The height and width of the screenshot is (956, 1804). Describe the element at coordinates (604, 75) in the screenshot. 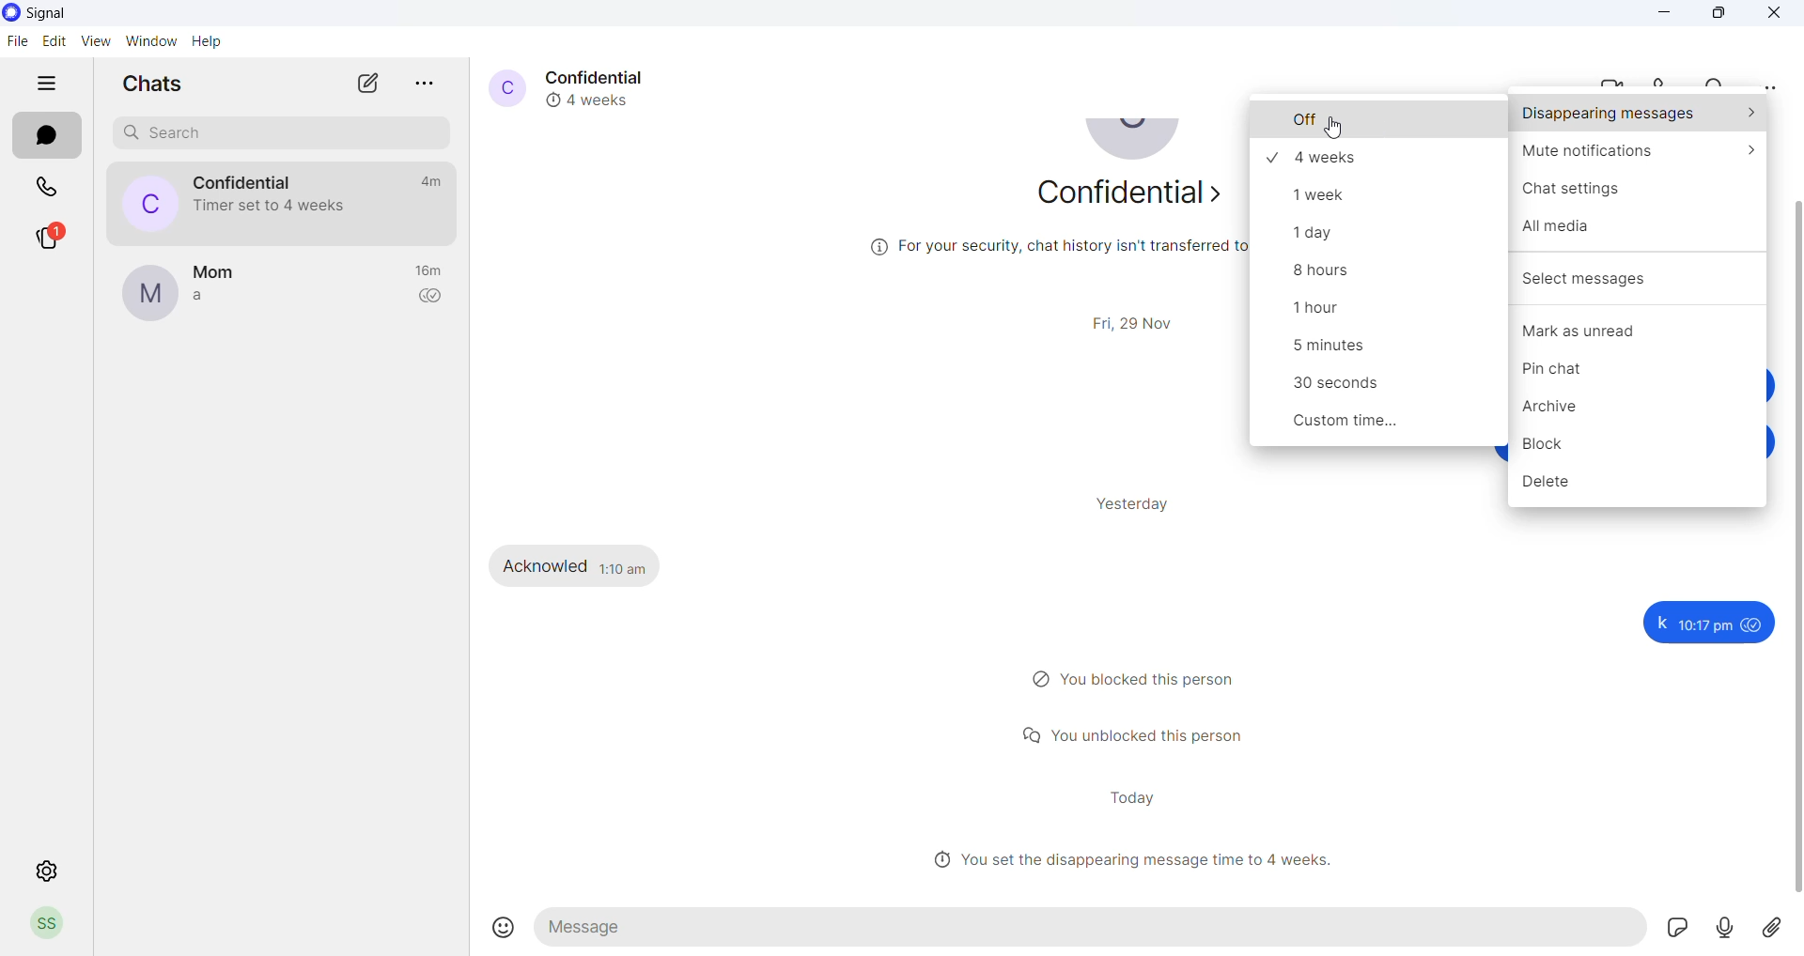

I see `contact name` at that location.